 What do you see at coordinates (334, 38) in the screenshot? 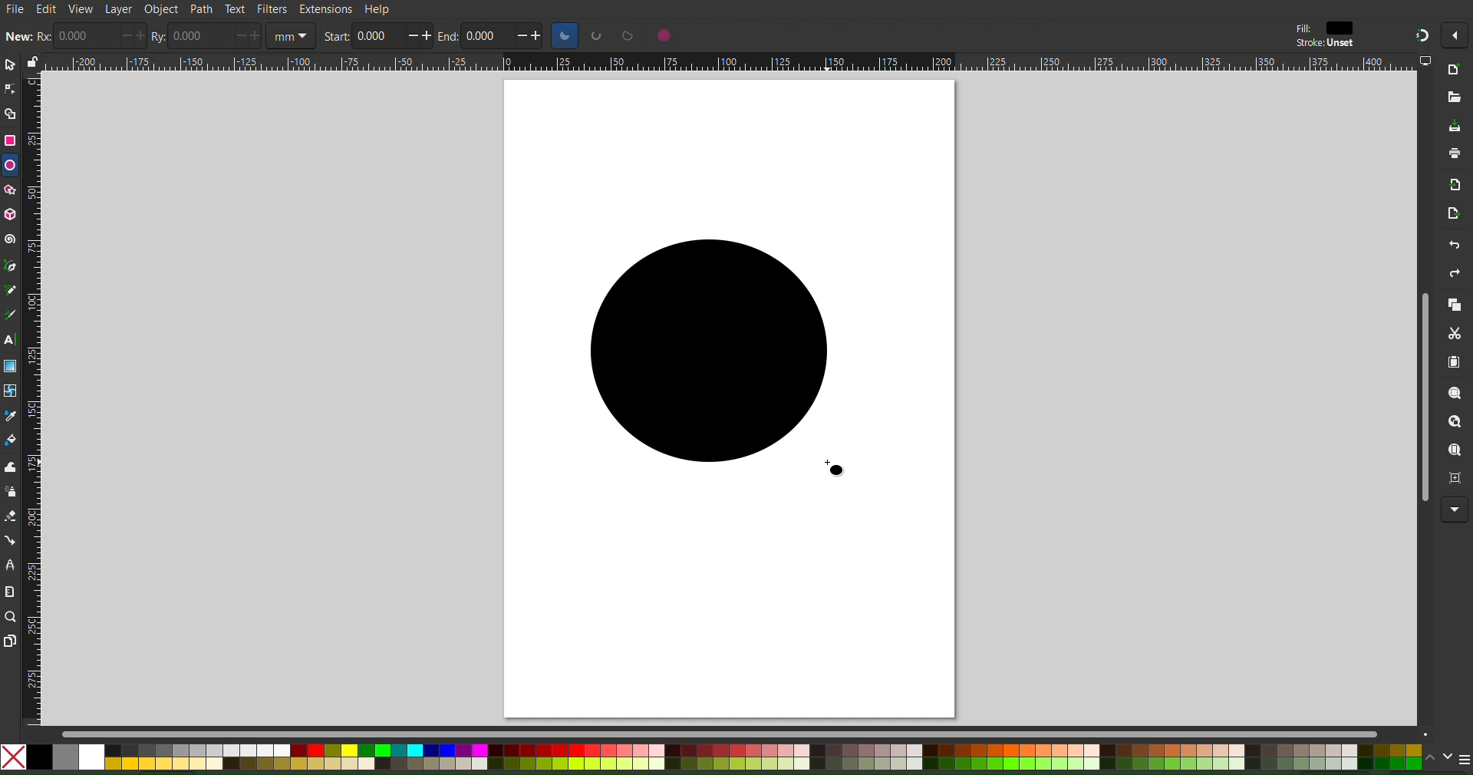
I see `start` at bounding box center [334, 38].